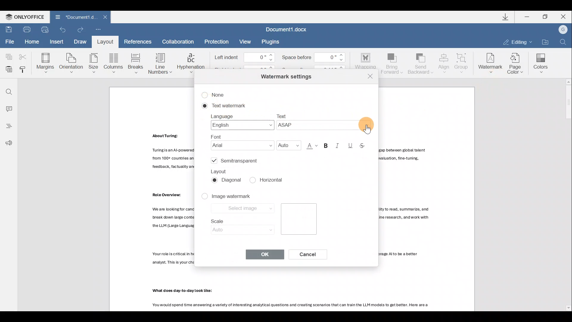 The height and width of the screenshot is (322, 572). What do you see at coordinates (79, 29) in the screenshot?
I see `Redo` at bounding box center [79, 29].